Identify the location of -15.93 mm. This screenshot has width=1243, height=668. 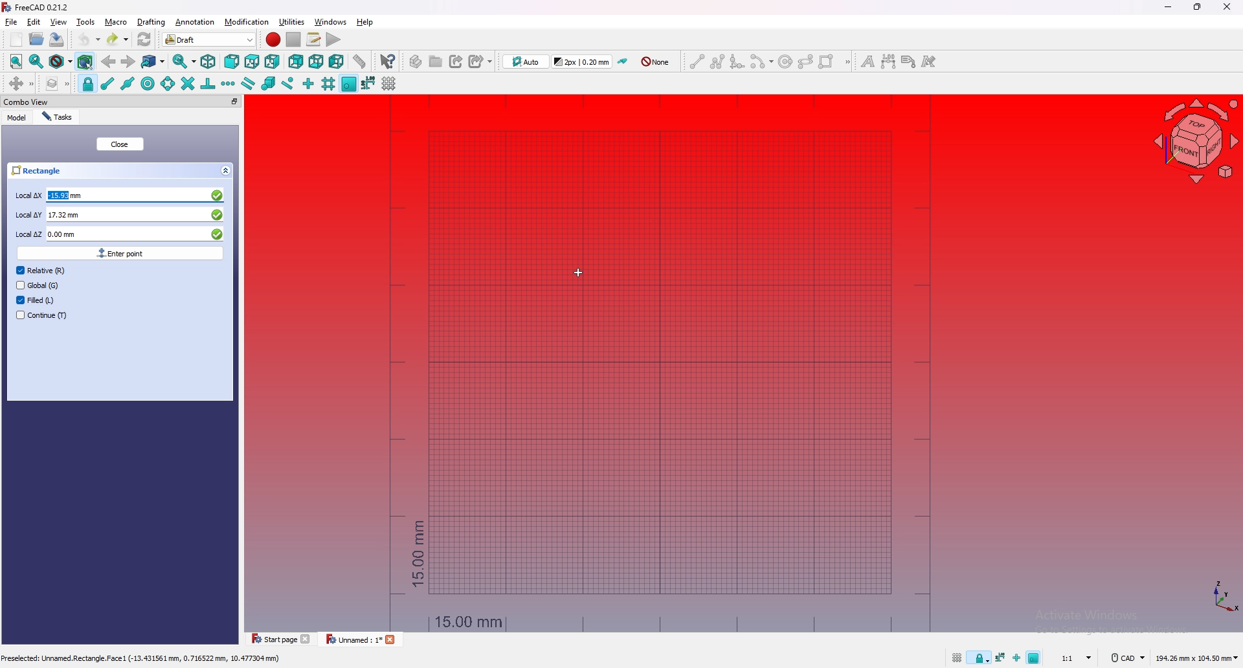
(136, 195).